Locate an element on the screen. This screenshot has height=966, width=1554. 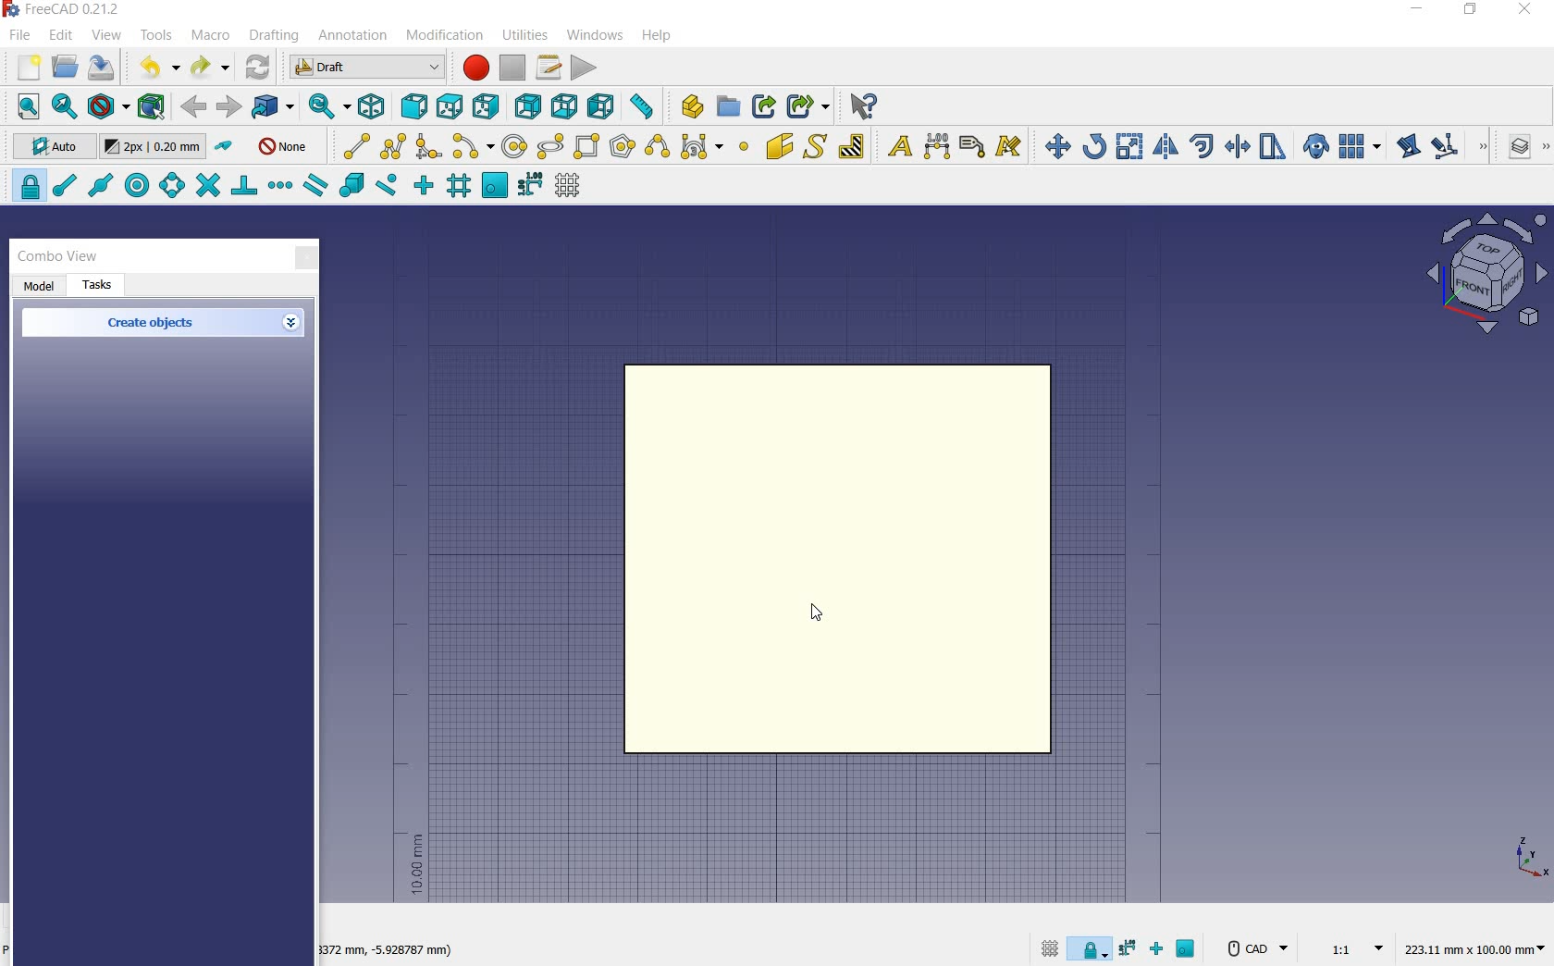
windows is located at coordinates (597, 34).